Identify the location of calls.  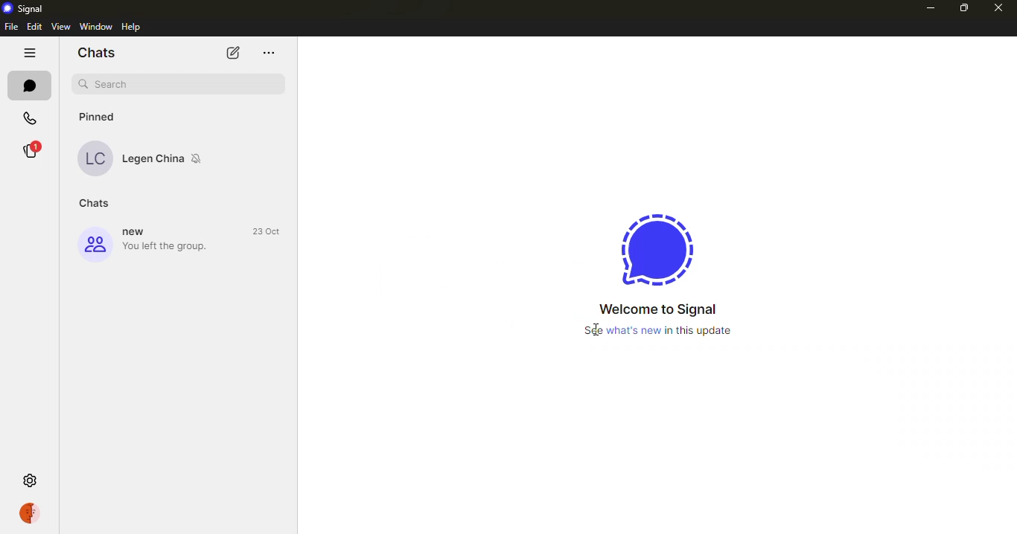
(30, 118).